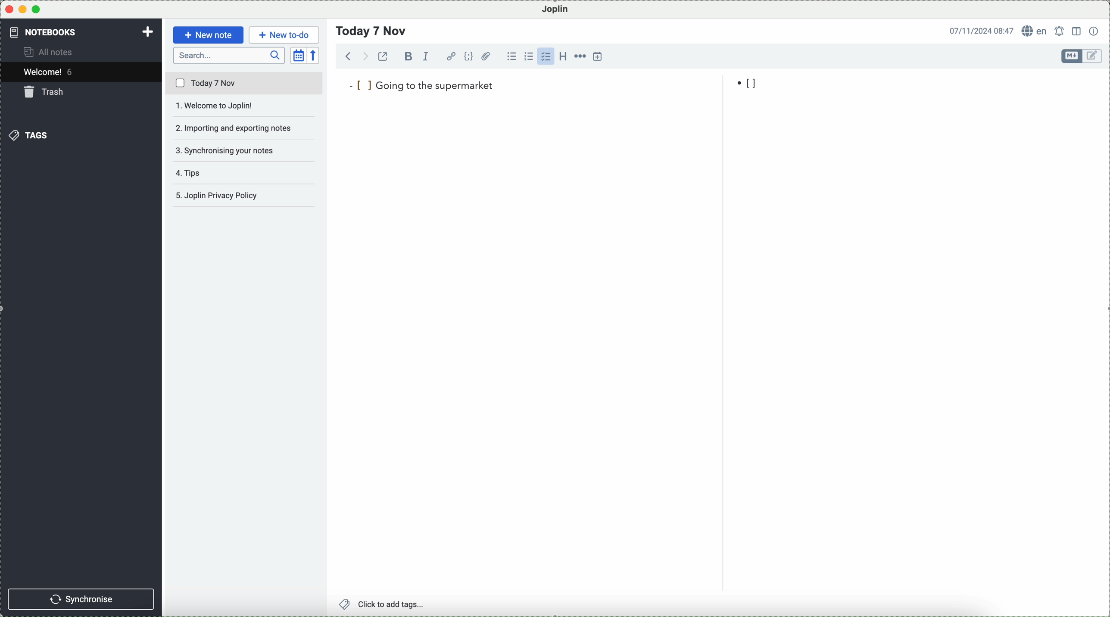 The width and height of the screenshot is (1110, 617). I want to click on Today 7 Nov - typing title, so click(372, 31).